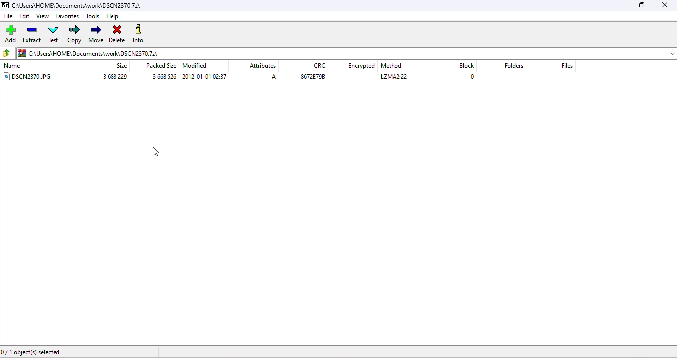 The image size is (677, 358). Describe the element at coordinates (198, 64) in the screenshot. I see `modification date` at that location.